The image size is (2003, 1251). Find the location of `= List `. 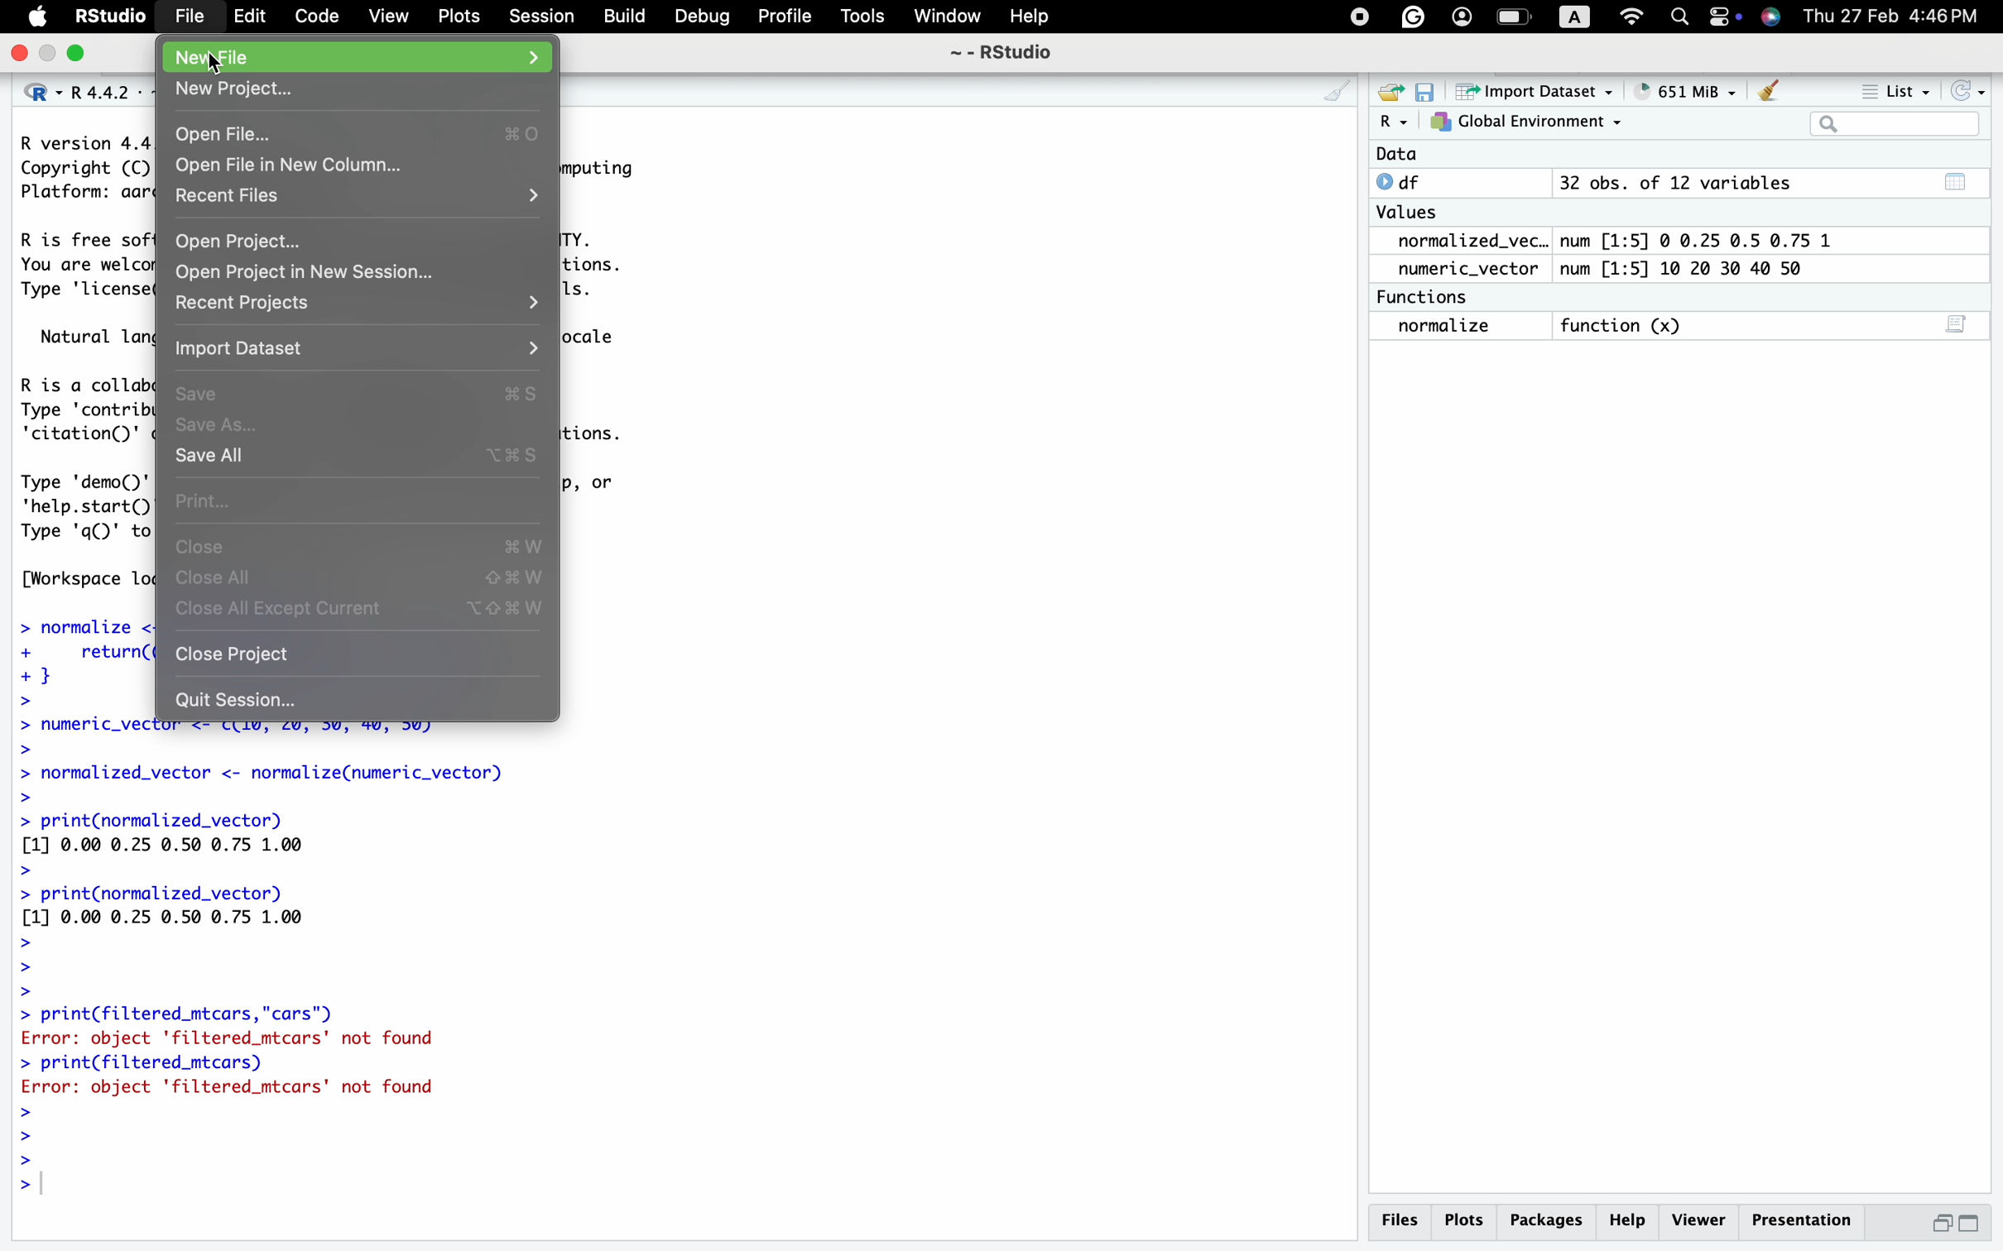

= List  is located at coordinates (1886, 87).